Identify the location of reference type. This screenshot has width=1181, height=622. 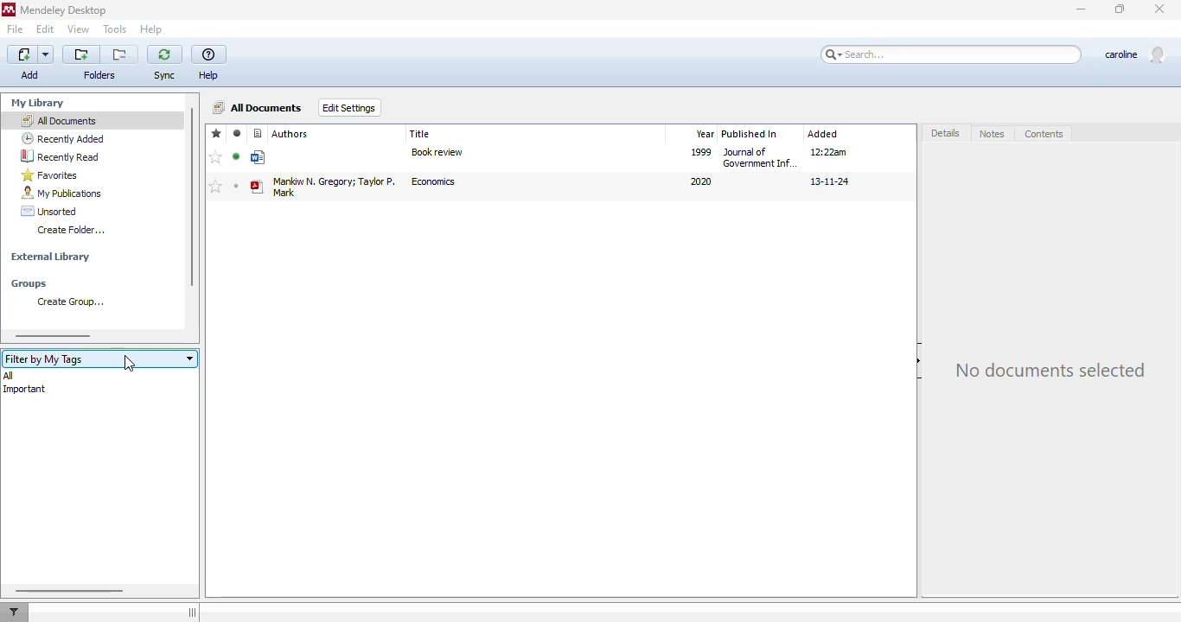
(259, 133).